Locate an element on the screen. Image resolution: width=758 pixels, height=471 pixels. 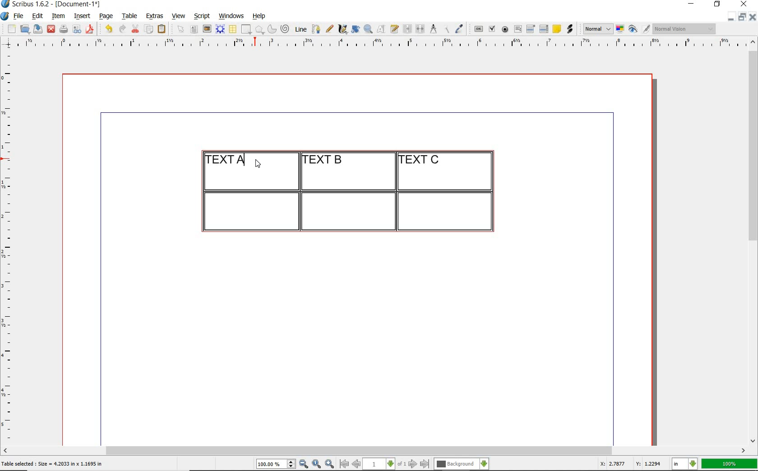
cut is located at coordinates (135, 28).